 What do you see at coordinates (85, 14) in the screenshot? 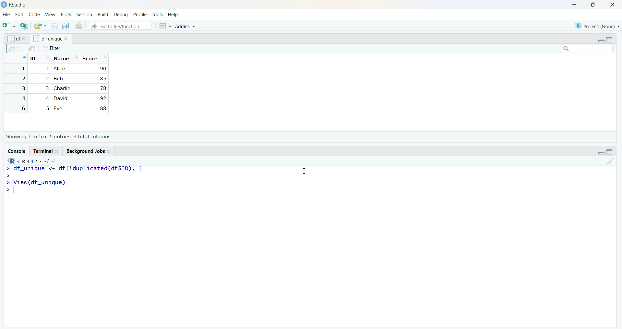
I see `Session` at bounding box center [85, 14].